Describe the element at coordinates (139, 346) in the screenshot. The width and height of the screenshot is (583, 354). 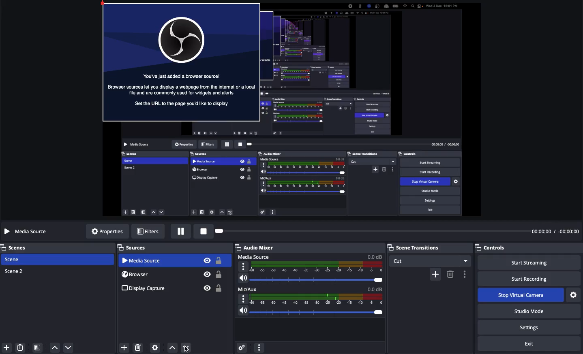
I see `Delete` at that location.